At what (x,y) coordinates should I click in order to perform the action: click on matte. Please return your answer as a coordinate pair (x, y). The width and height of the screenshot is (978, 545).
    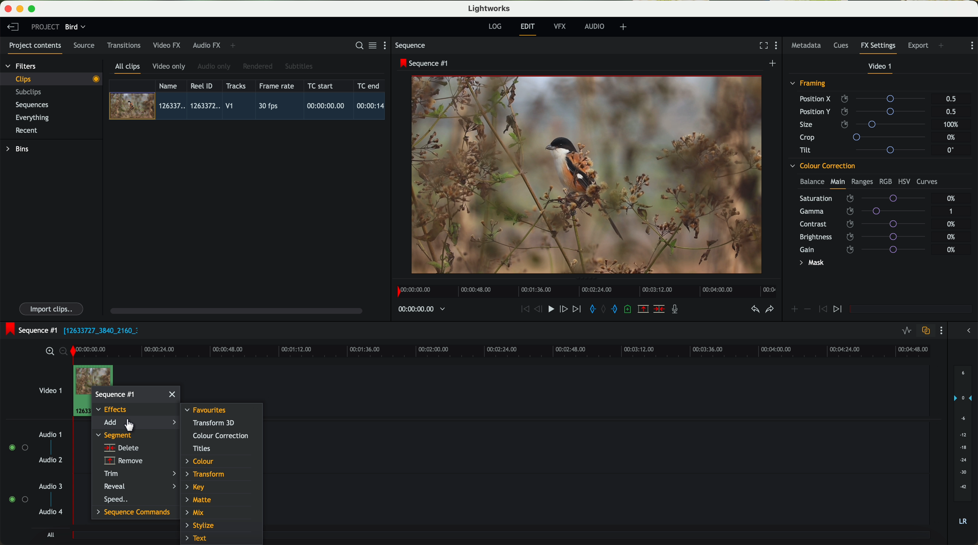
    Looking at the image, I should click on (199, 499).